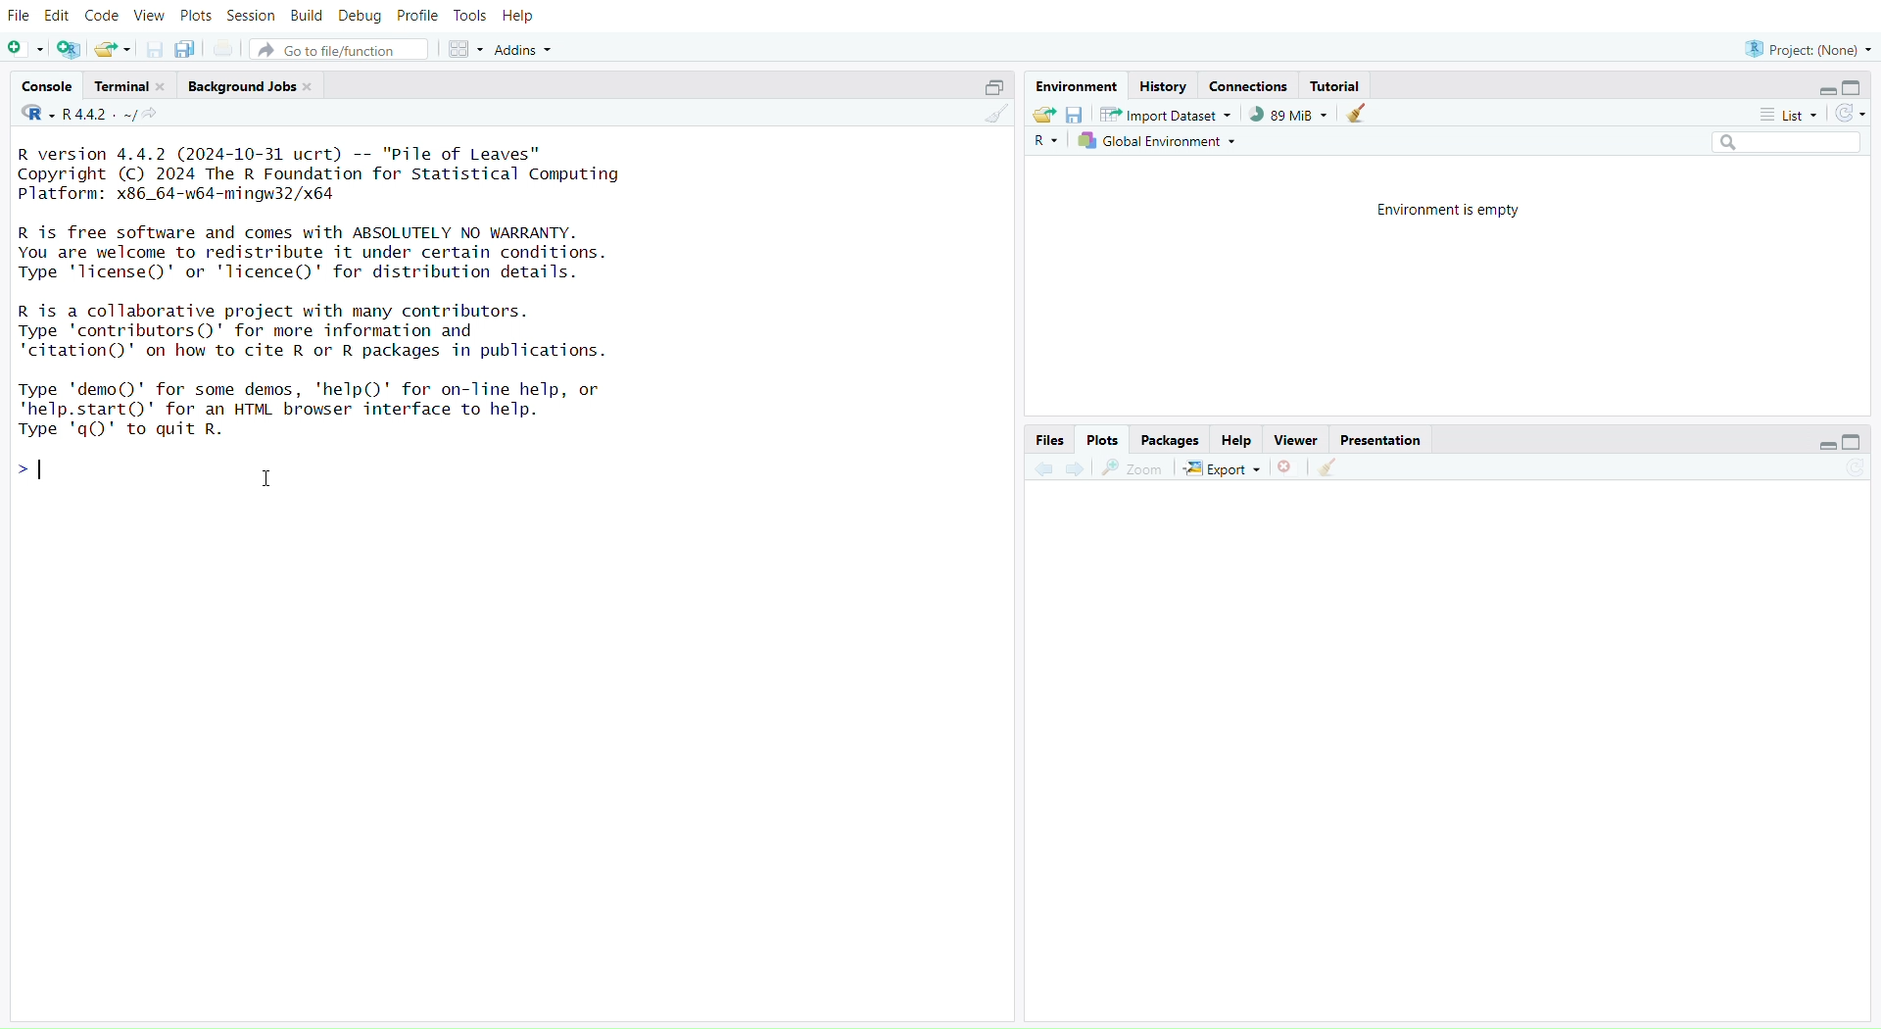  I want to click on Global environment, so click(1161, 142).